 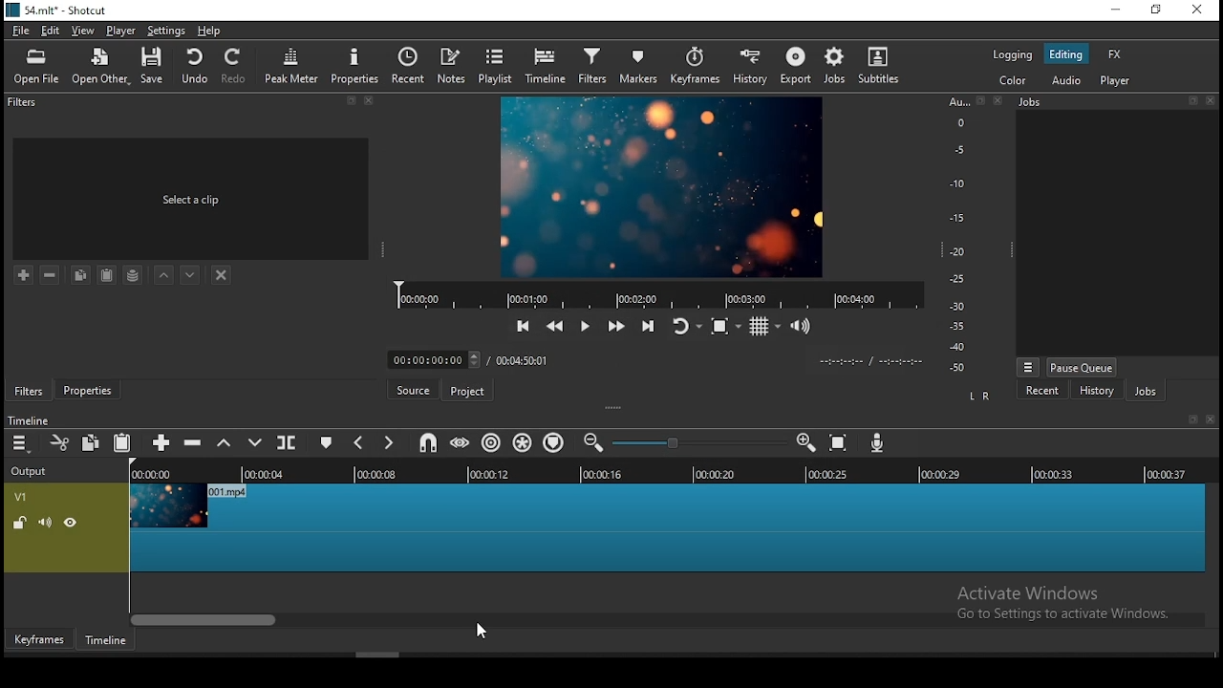 I want to click on jobs, so click(x=1146, y=392).